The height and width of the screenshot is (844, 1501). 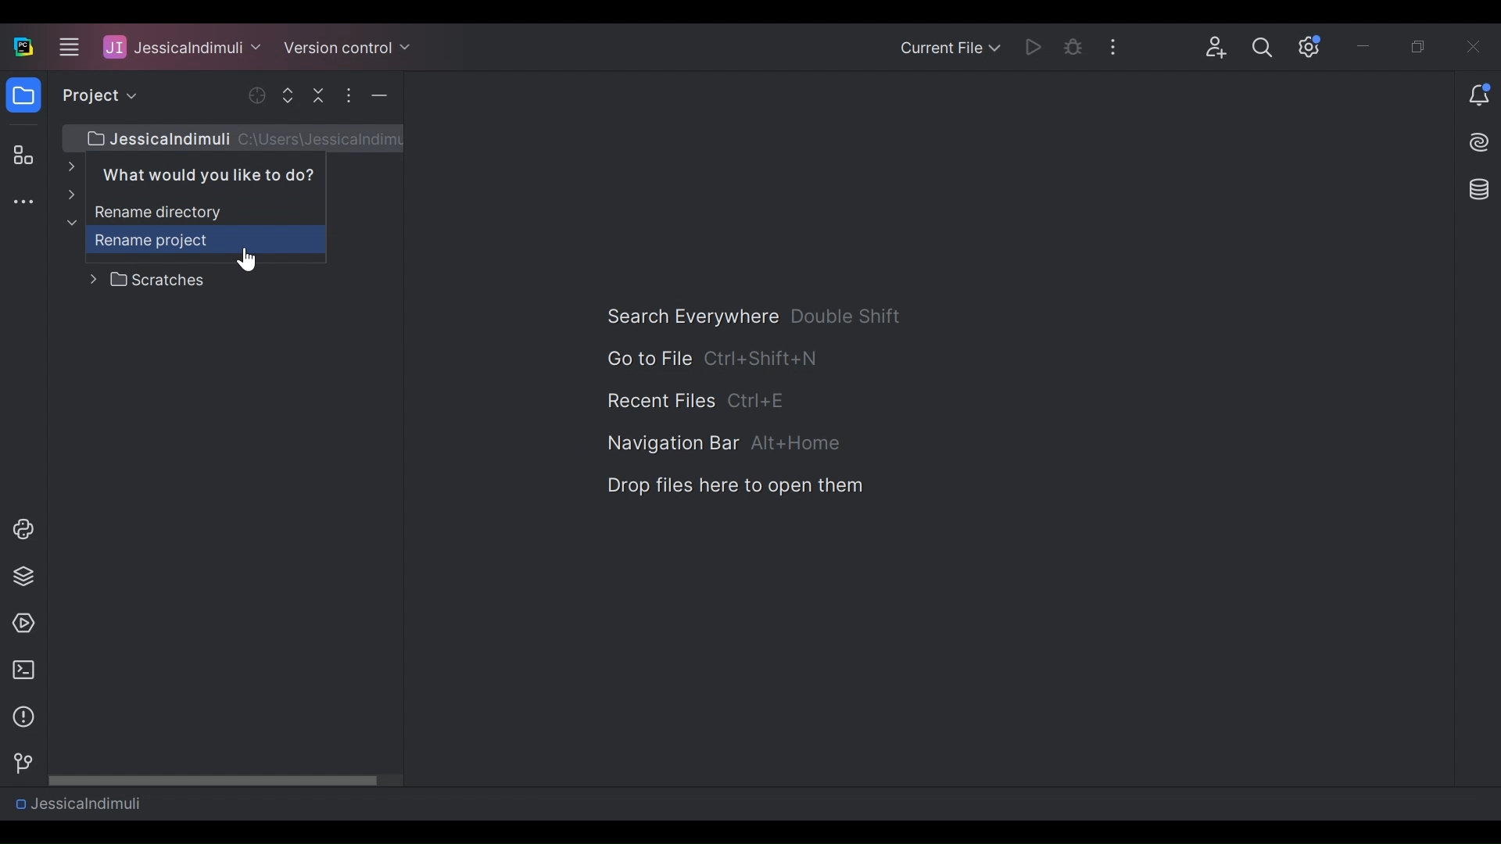 I want to click on Recent Files, so click(x=660, y=402).